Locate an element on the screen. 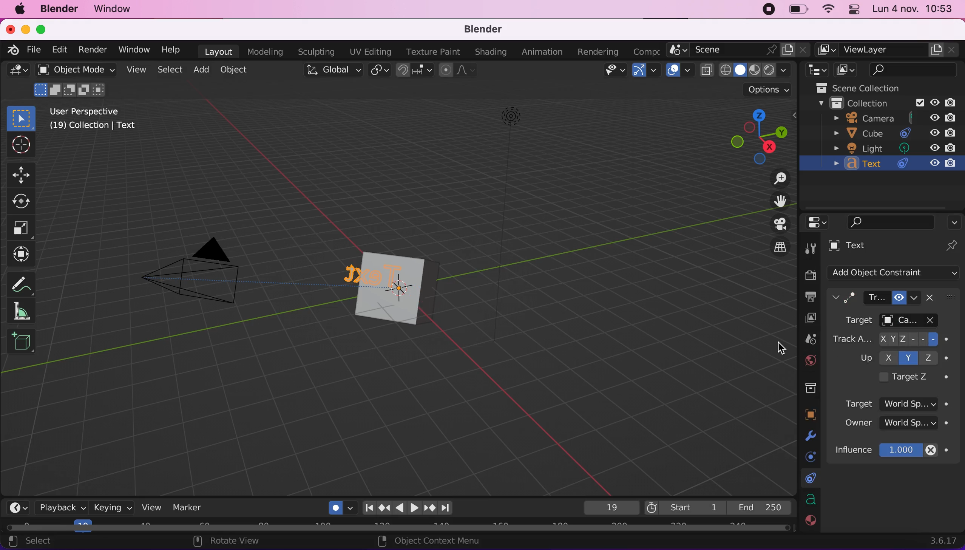  blender is located at coordinates (63, 10).